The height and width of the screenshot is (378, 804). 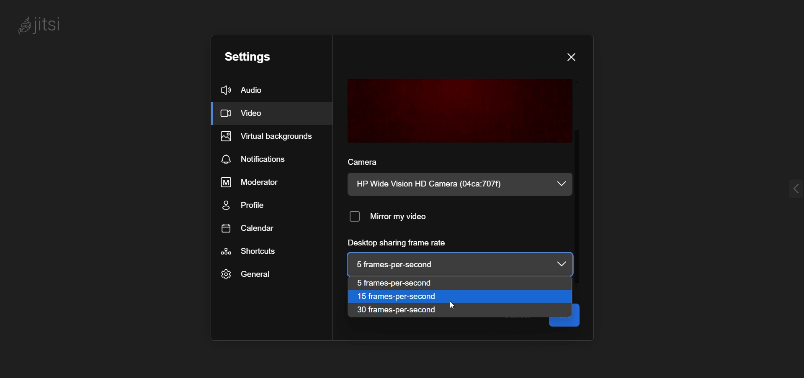 What do you see at coordinates (251, 115) in the screenshot?
I see `video` at bounding box center [251, 115].